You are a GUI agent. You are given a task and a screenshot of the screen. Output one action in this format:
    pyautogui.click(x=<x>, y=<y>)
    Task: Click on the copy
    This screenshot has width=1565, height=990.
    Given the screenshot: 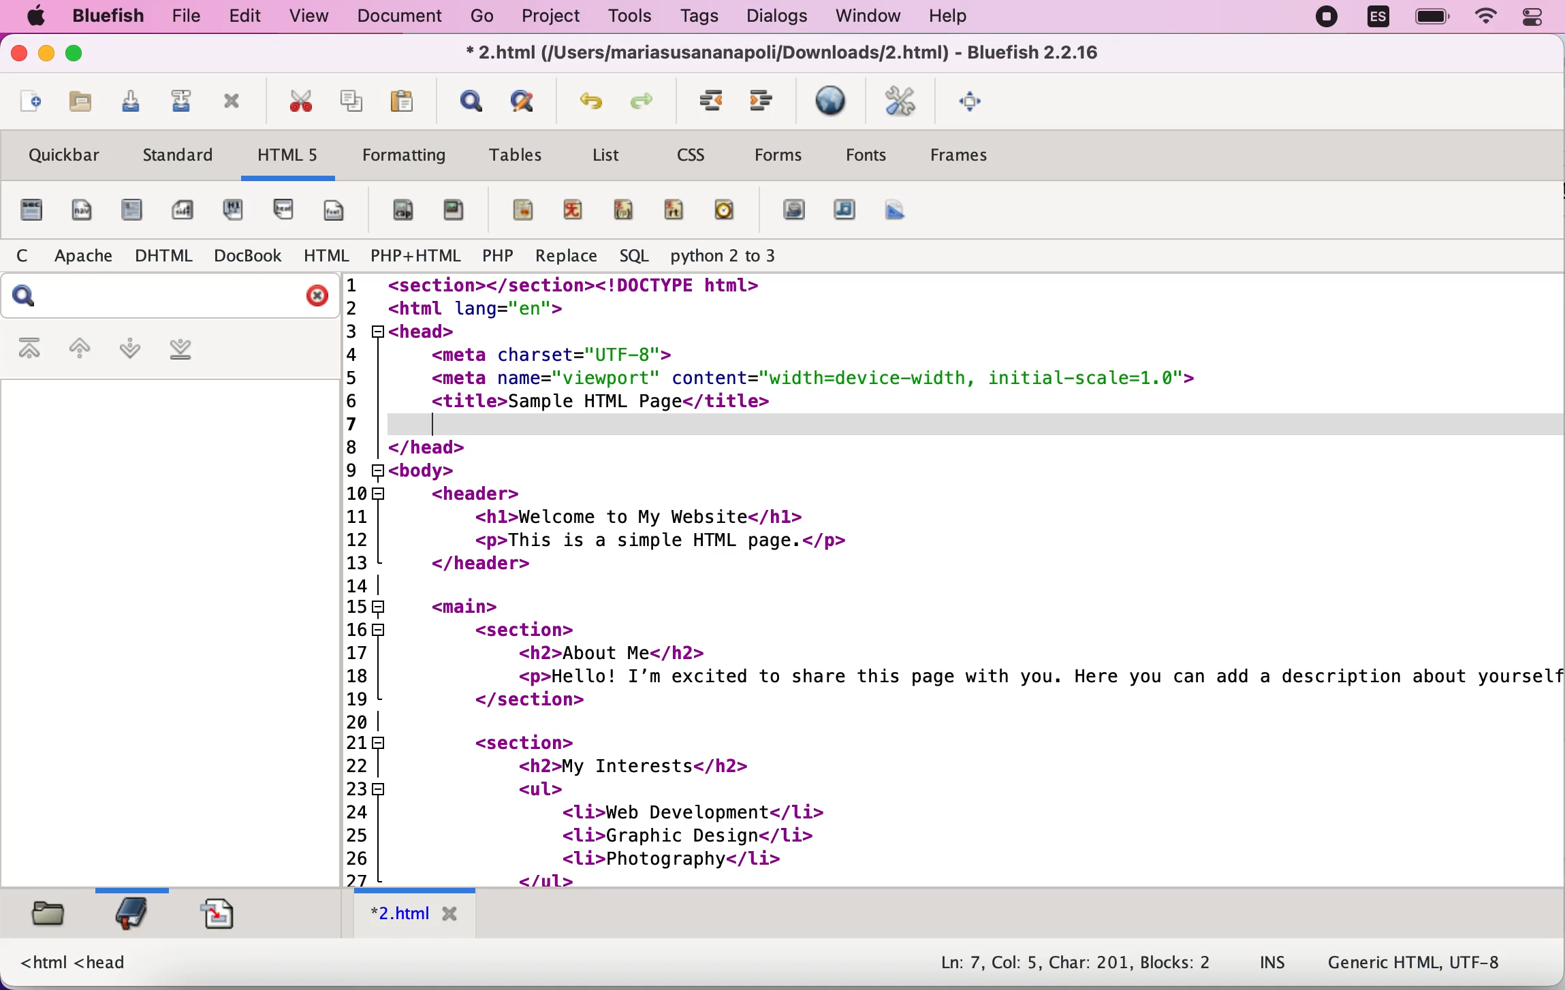 What is the action you would take?
    pyautogui.click(x=352, y=103)
    